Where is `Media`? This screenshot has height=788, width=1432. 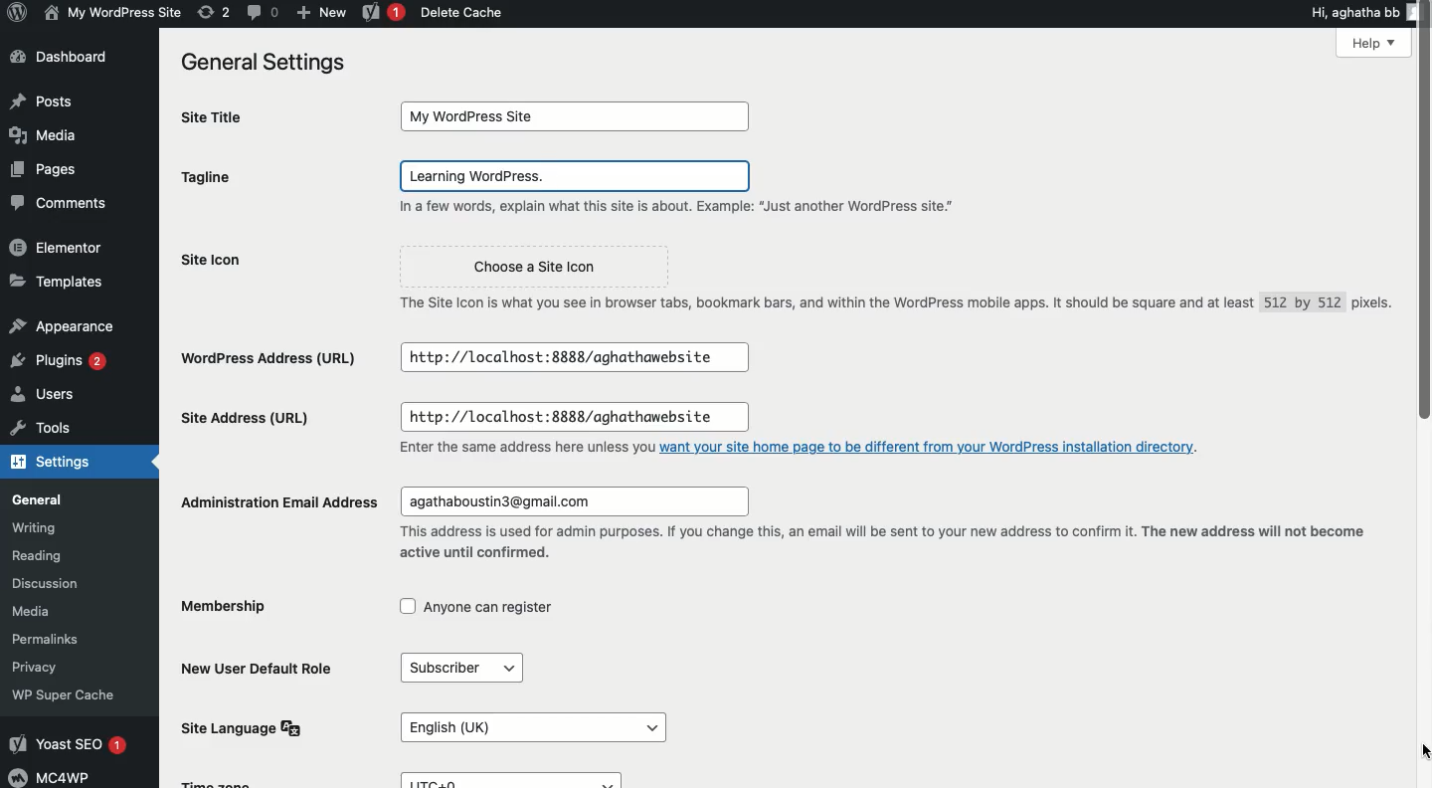 Media is located at coordinates (43, 612).